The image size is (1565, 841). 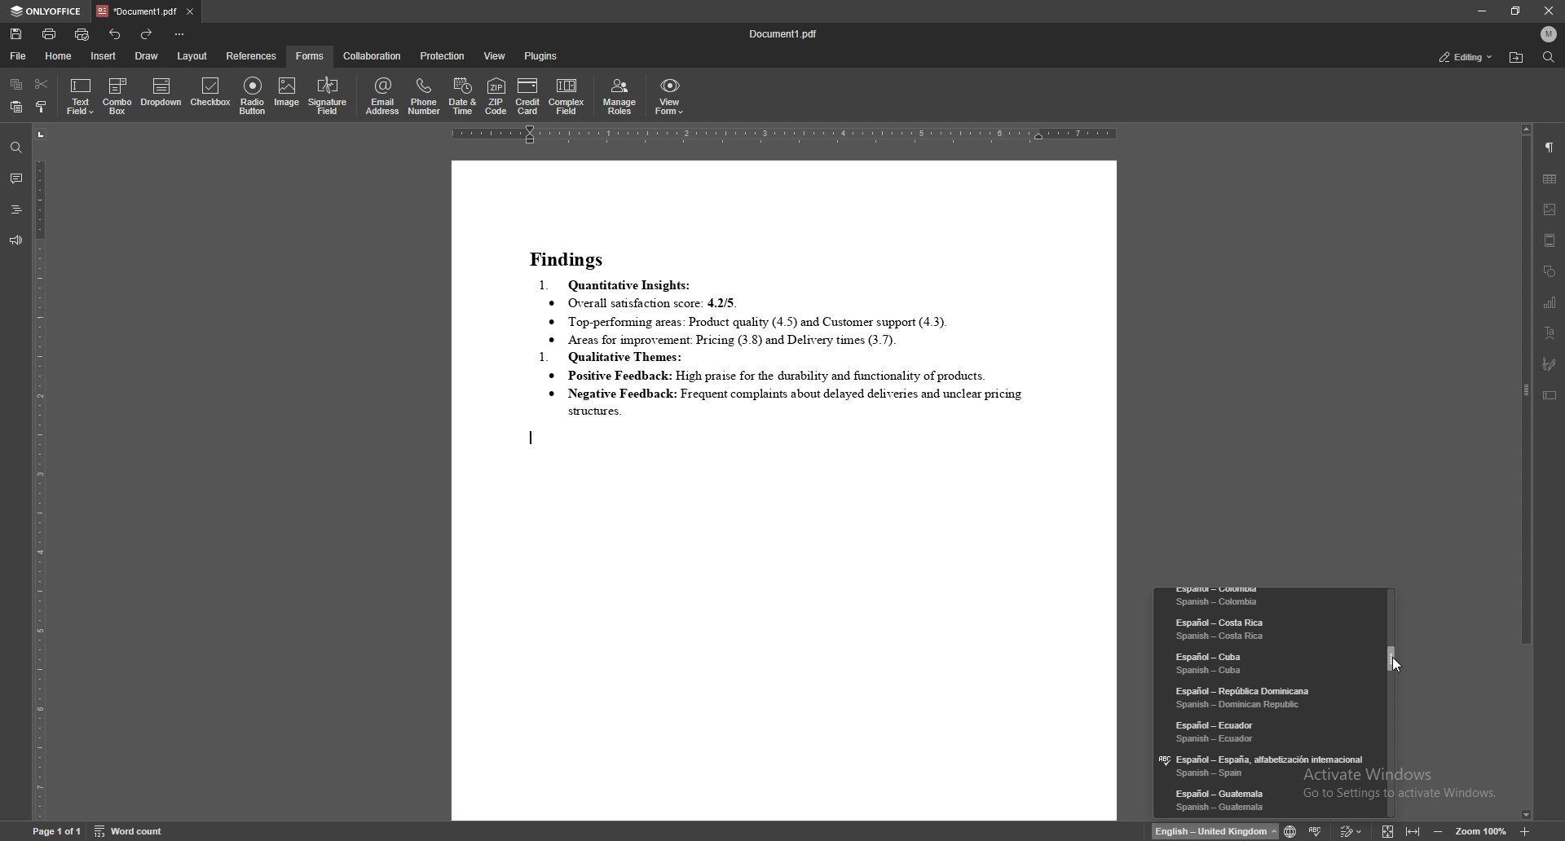 I want to click on resize, so click(x=1515, y=11).